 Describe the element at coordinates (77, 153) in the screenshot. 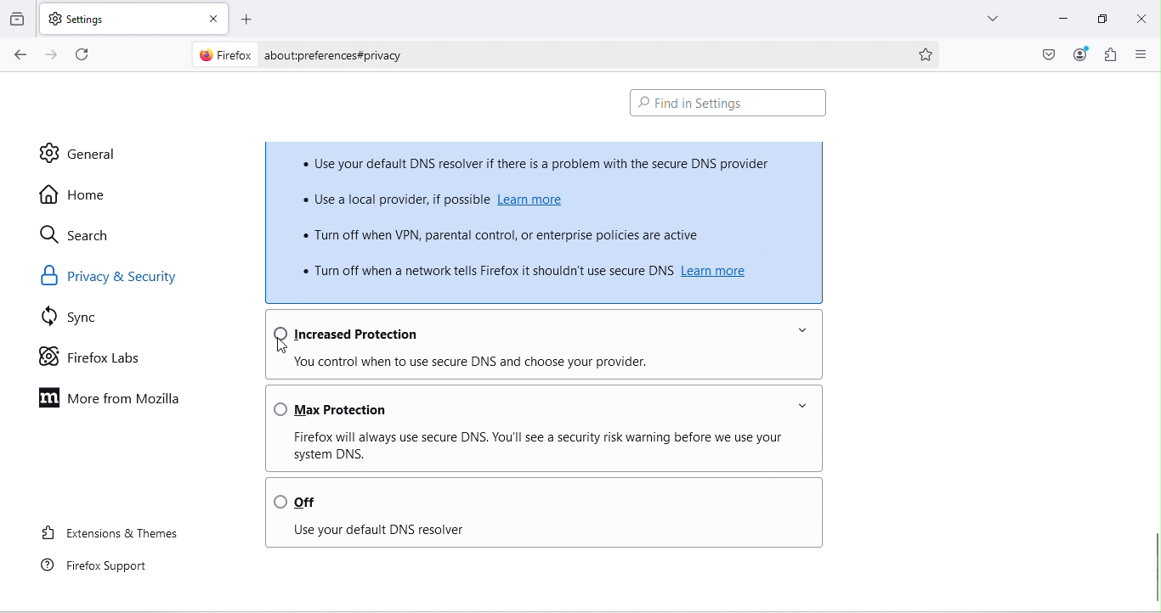

I see `General` at that location.